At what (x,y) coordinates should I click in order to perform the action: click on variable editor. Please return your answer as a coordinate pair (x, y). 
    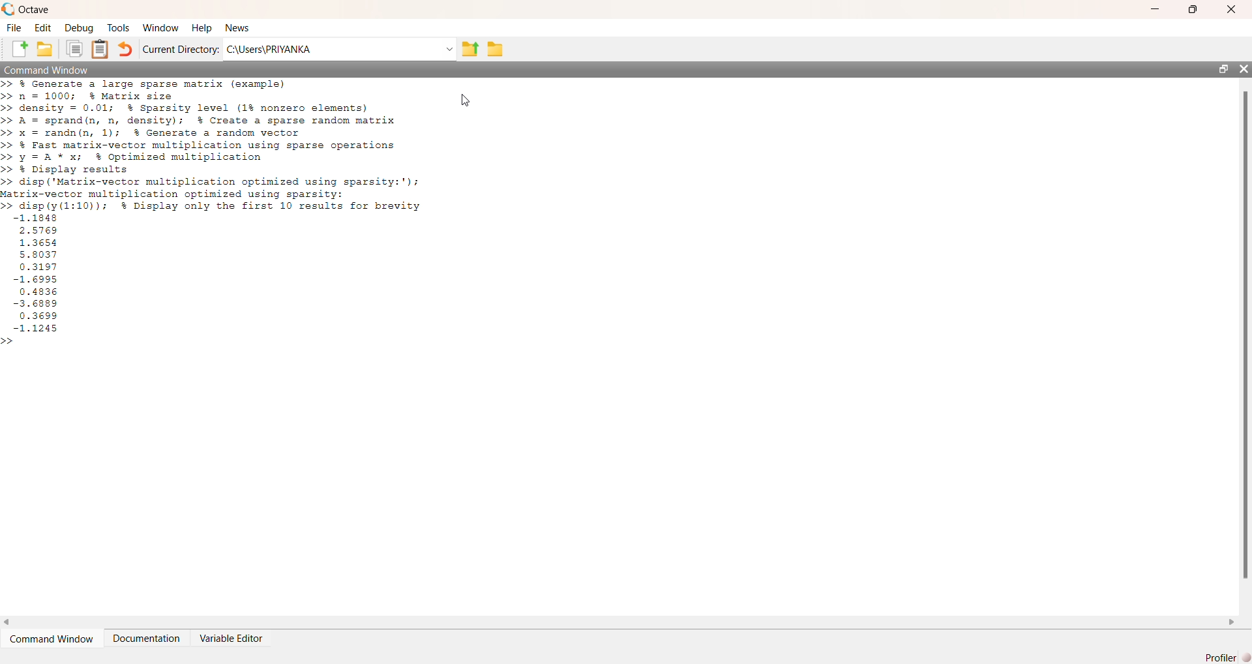
    Looking at the image, I should click on (241, 639).